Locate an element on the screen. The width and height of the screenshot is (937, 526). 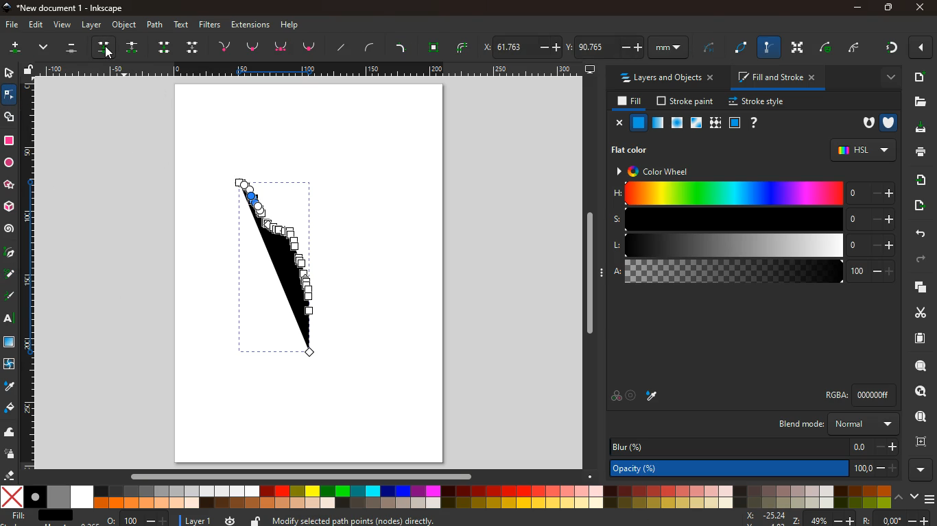
drop is located at coordinates (107, 47).